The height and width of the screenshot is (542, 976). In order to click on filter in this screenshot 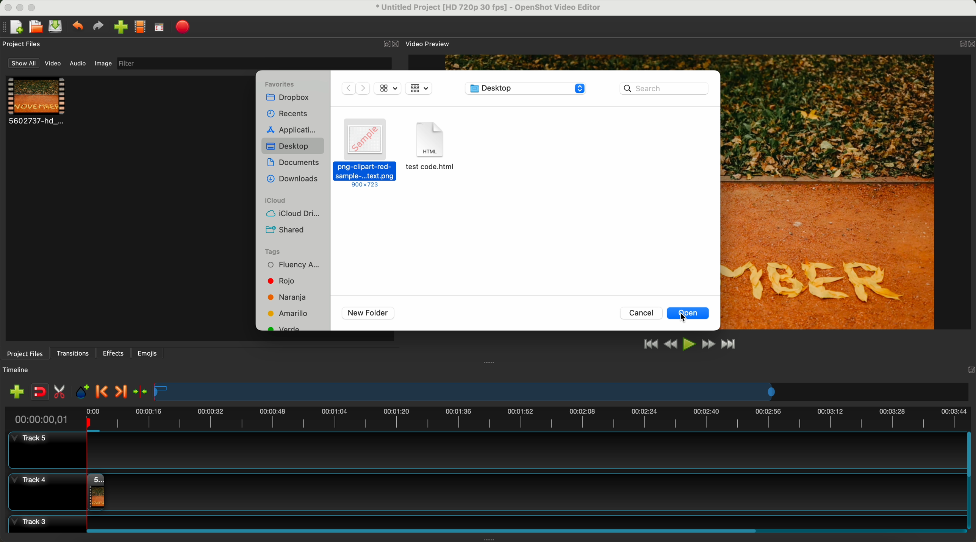, I will do `click(252, 63)`.